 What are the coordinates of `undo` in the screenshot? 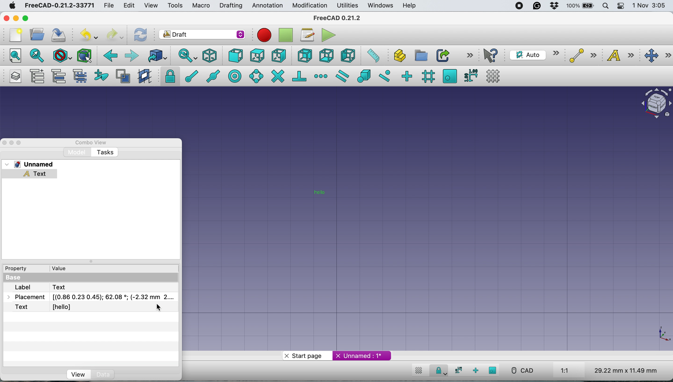 It's located at (91, 34).